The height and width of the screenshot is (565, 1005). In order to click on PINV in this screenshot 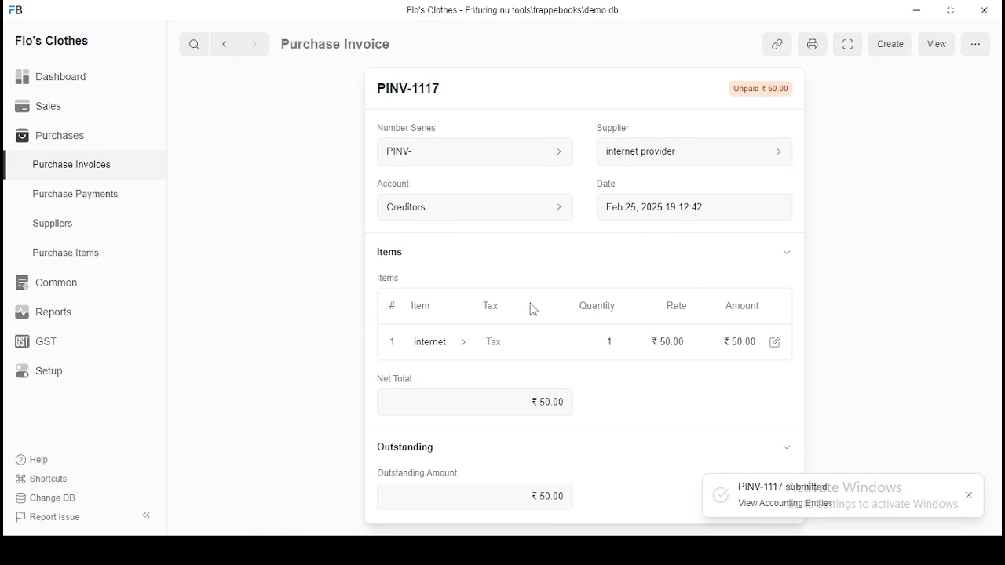, I will do `click(474, 151)`.